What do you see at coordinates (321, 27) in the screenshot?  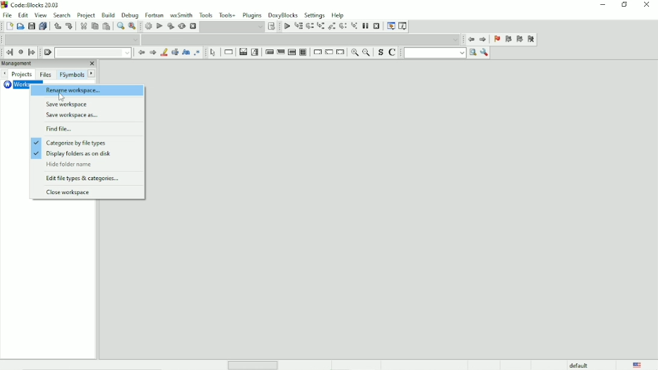 I see `Step into` at bounding box center [321, 27].